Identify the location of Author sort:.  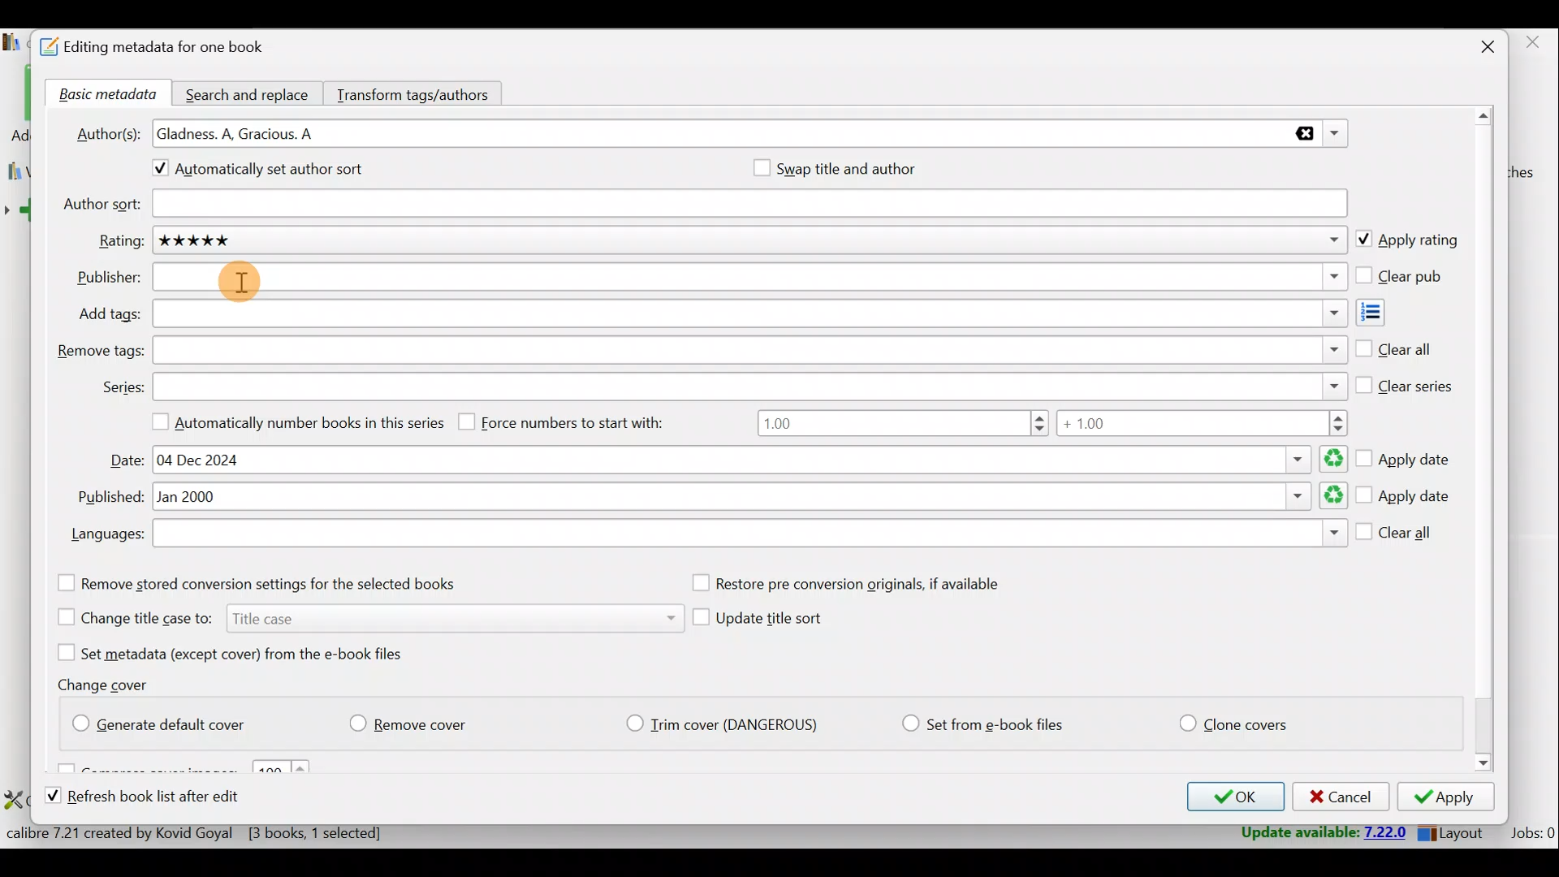
(100, 205).